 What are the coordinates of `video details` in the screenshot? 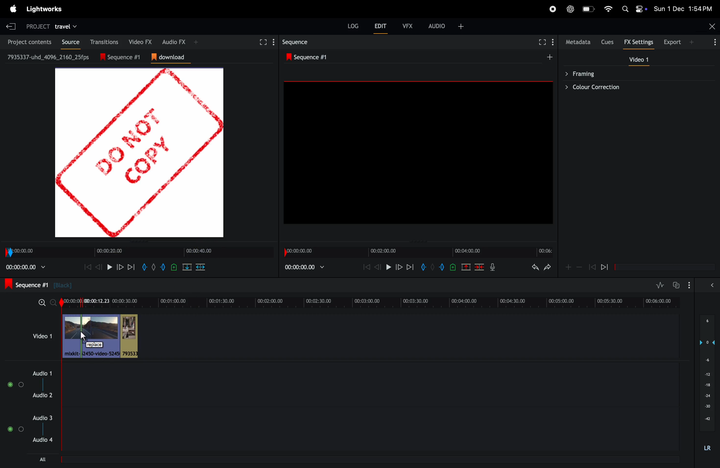 It's located at (49, 57).